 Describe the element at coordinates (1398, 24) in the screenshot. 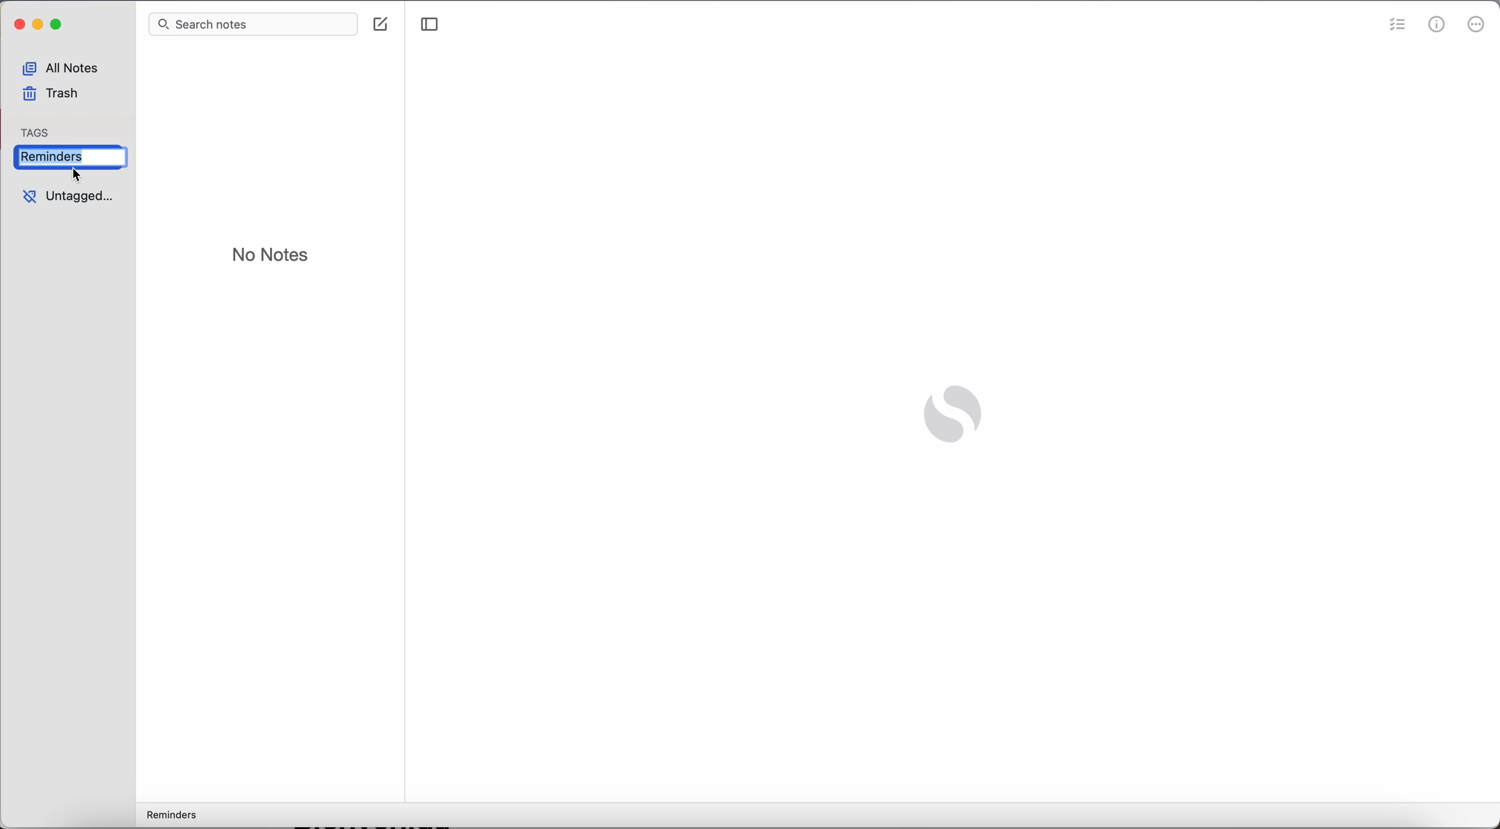

I see `check list` at that location.